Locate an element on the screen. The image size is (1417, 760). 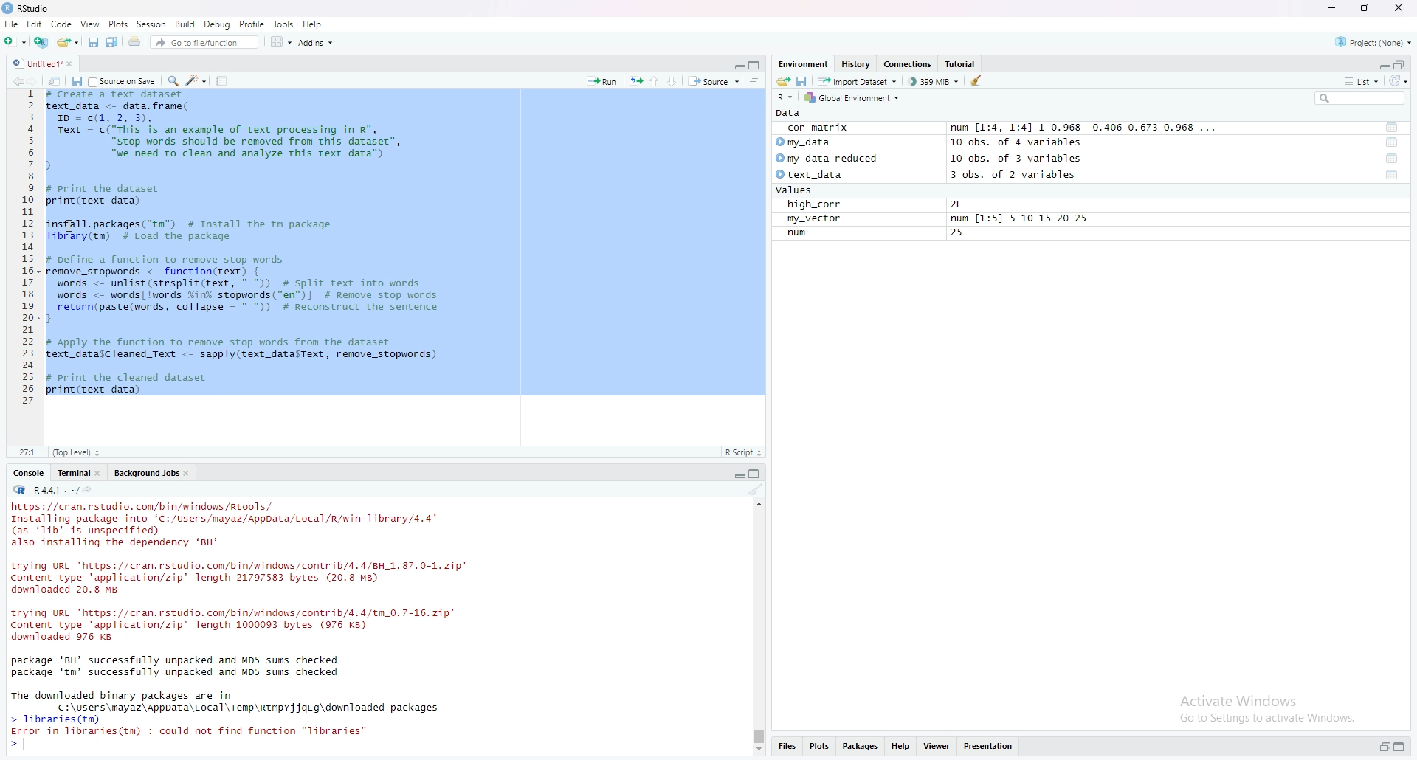
list is located at coordinates (1365, 82).